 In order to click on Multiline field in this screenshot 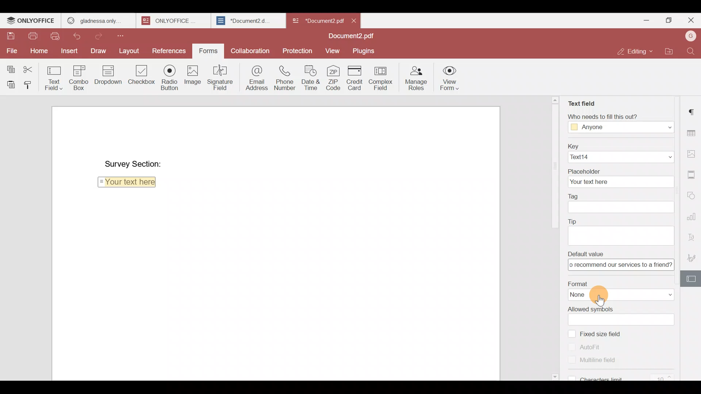, I will do `click(602, 363)`.